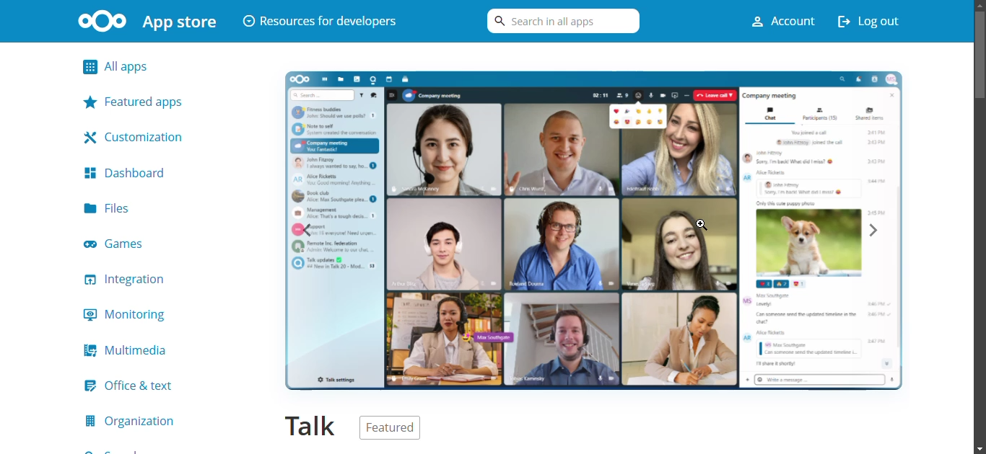 The height and width of the screenshot is (454, 986). Describe the element at coordinates (110, 208) in the screenshot. I see `files` at that location.